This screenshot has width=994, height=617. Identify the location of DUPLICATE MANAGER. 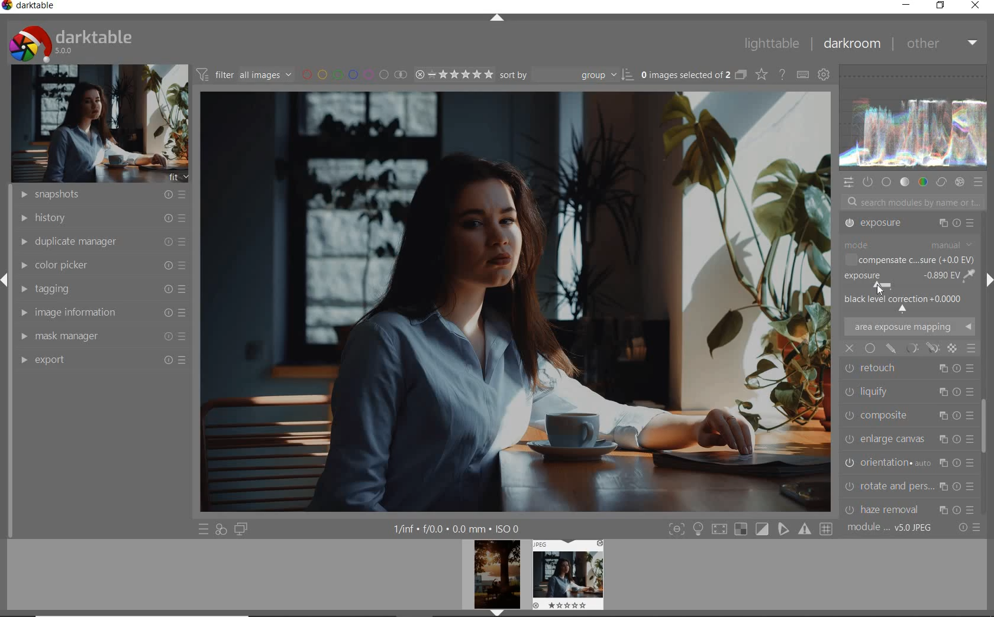
(101, 242).